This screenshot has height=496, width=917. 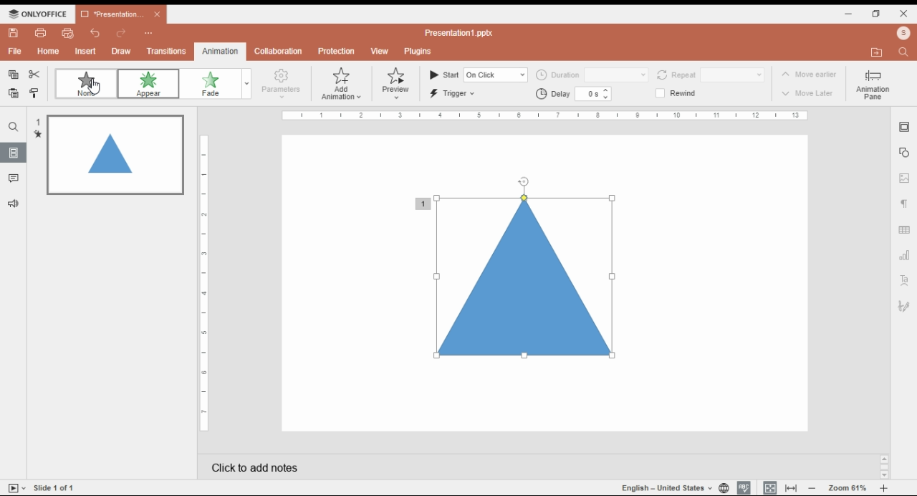 I want to click on print file, so click(x=42, y=32).